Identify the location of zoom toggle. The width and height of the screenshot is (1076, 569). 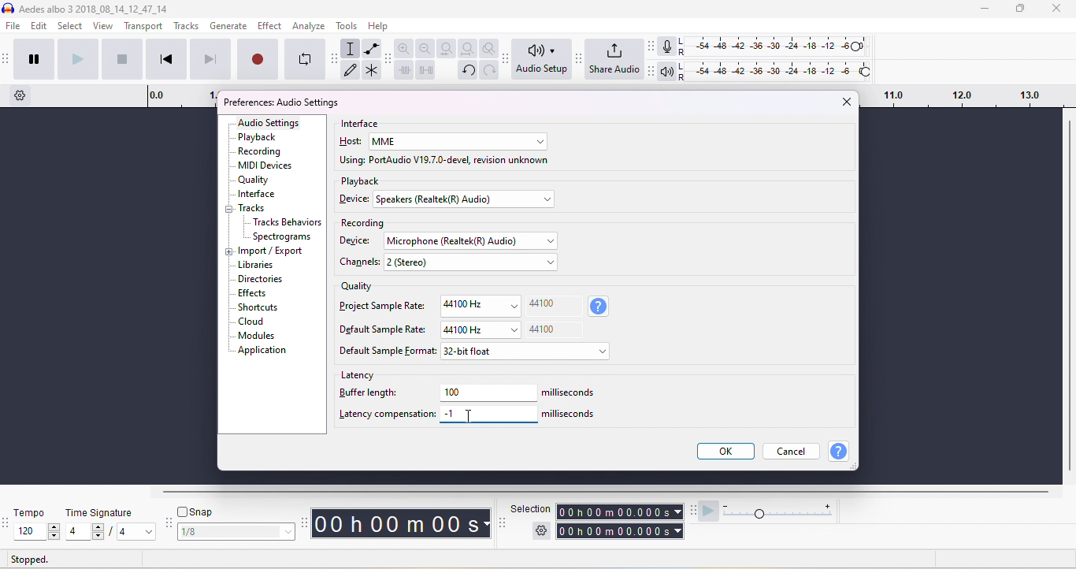
(490, 48).